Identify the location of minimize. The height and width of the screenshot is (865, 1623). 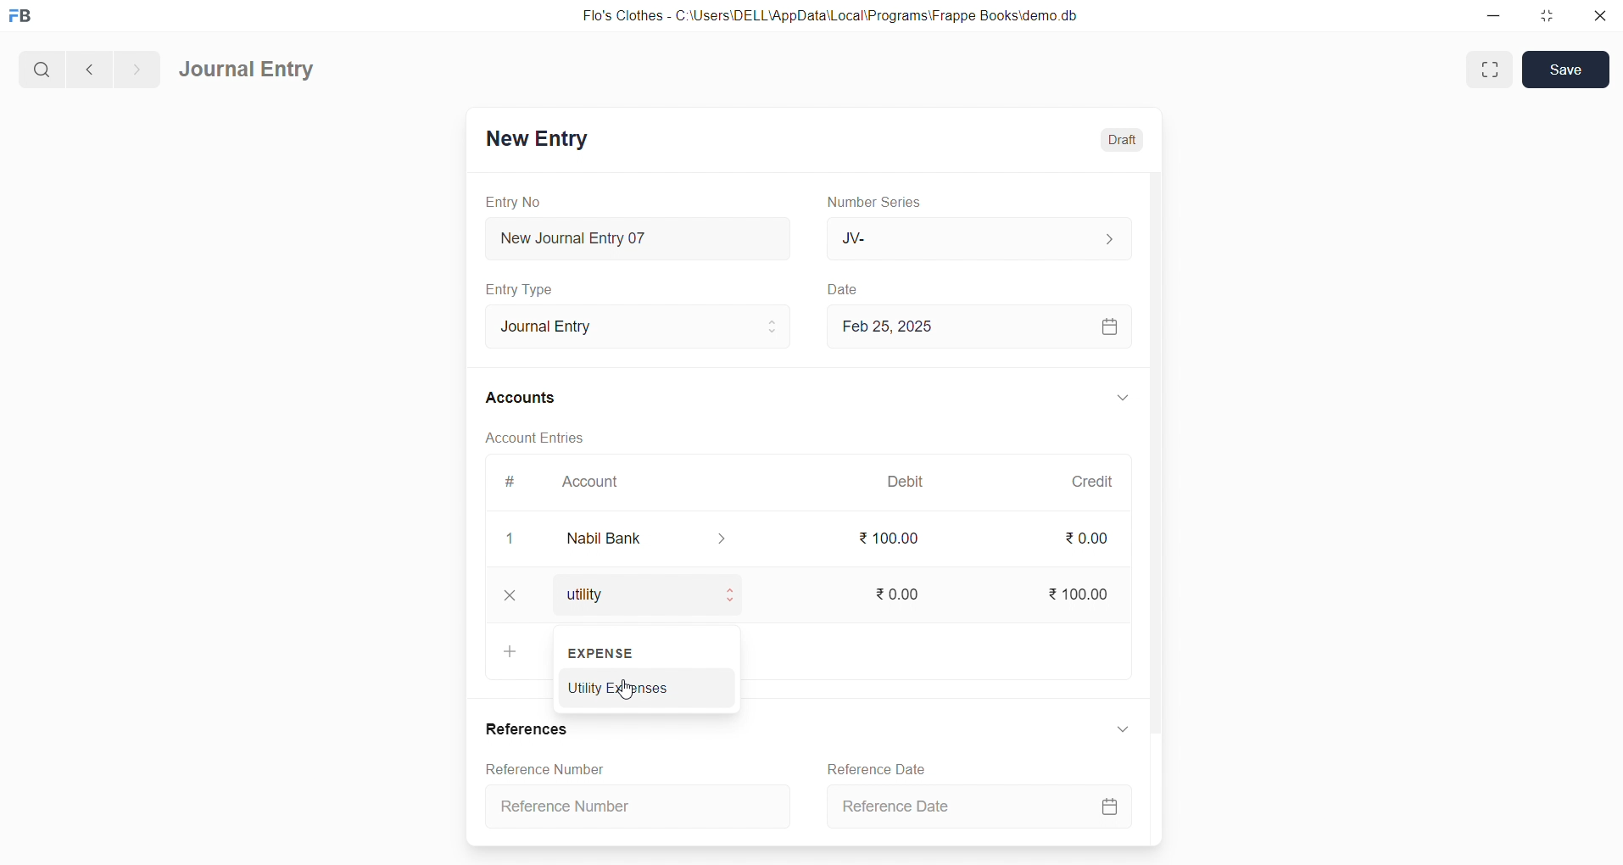
(1495, 17).